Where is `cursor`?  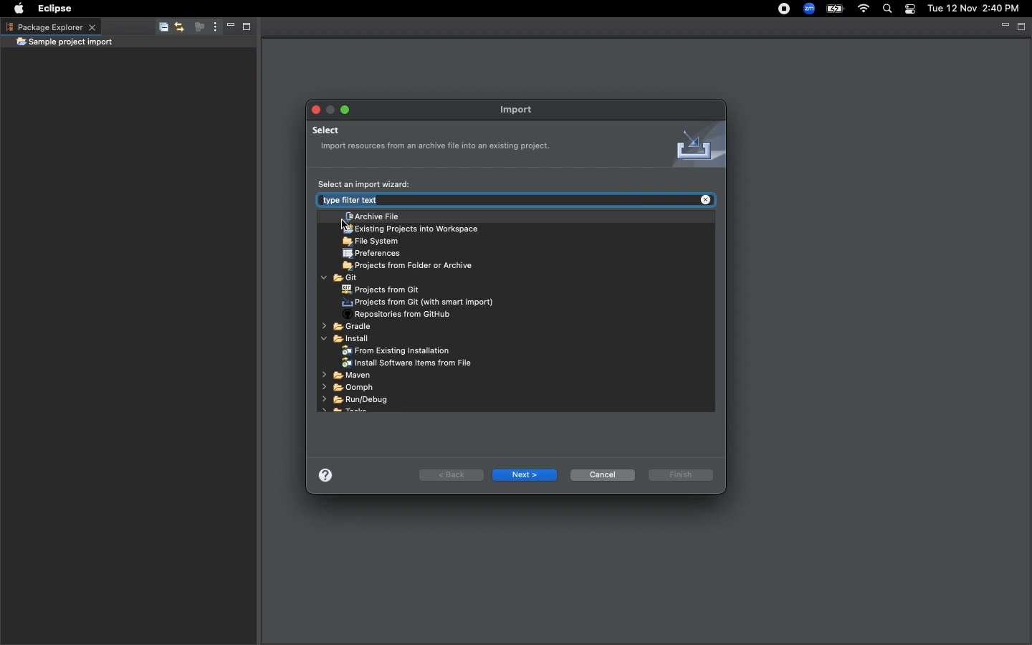 cursor is located at coordinates (337, 226).